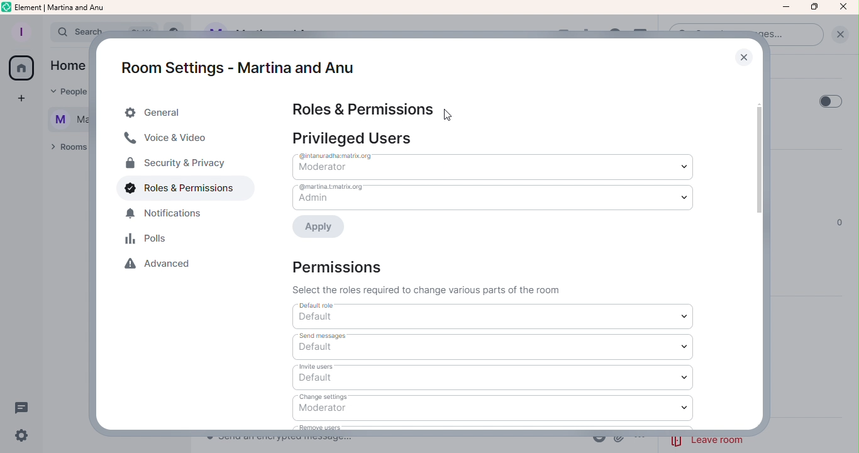  Describe the element at coordinates (23, 435) in the screenshot. I see `Settings` at that location.